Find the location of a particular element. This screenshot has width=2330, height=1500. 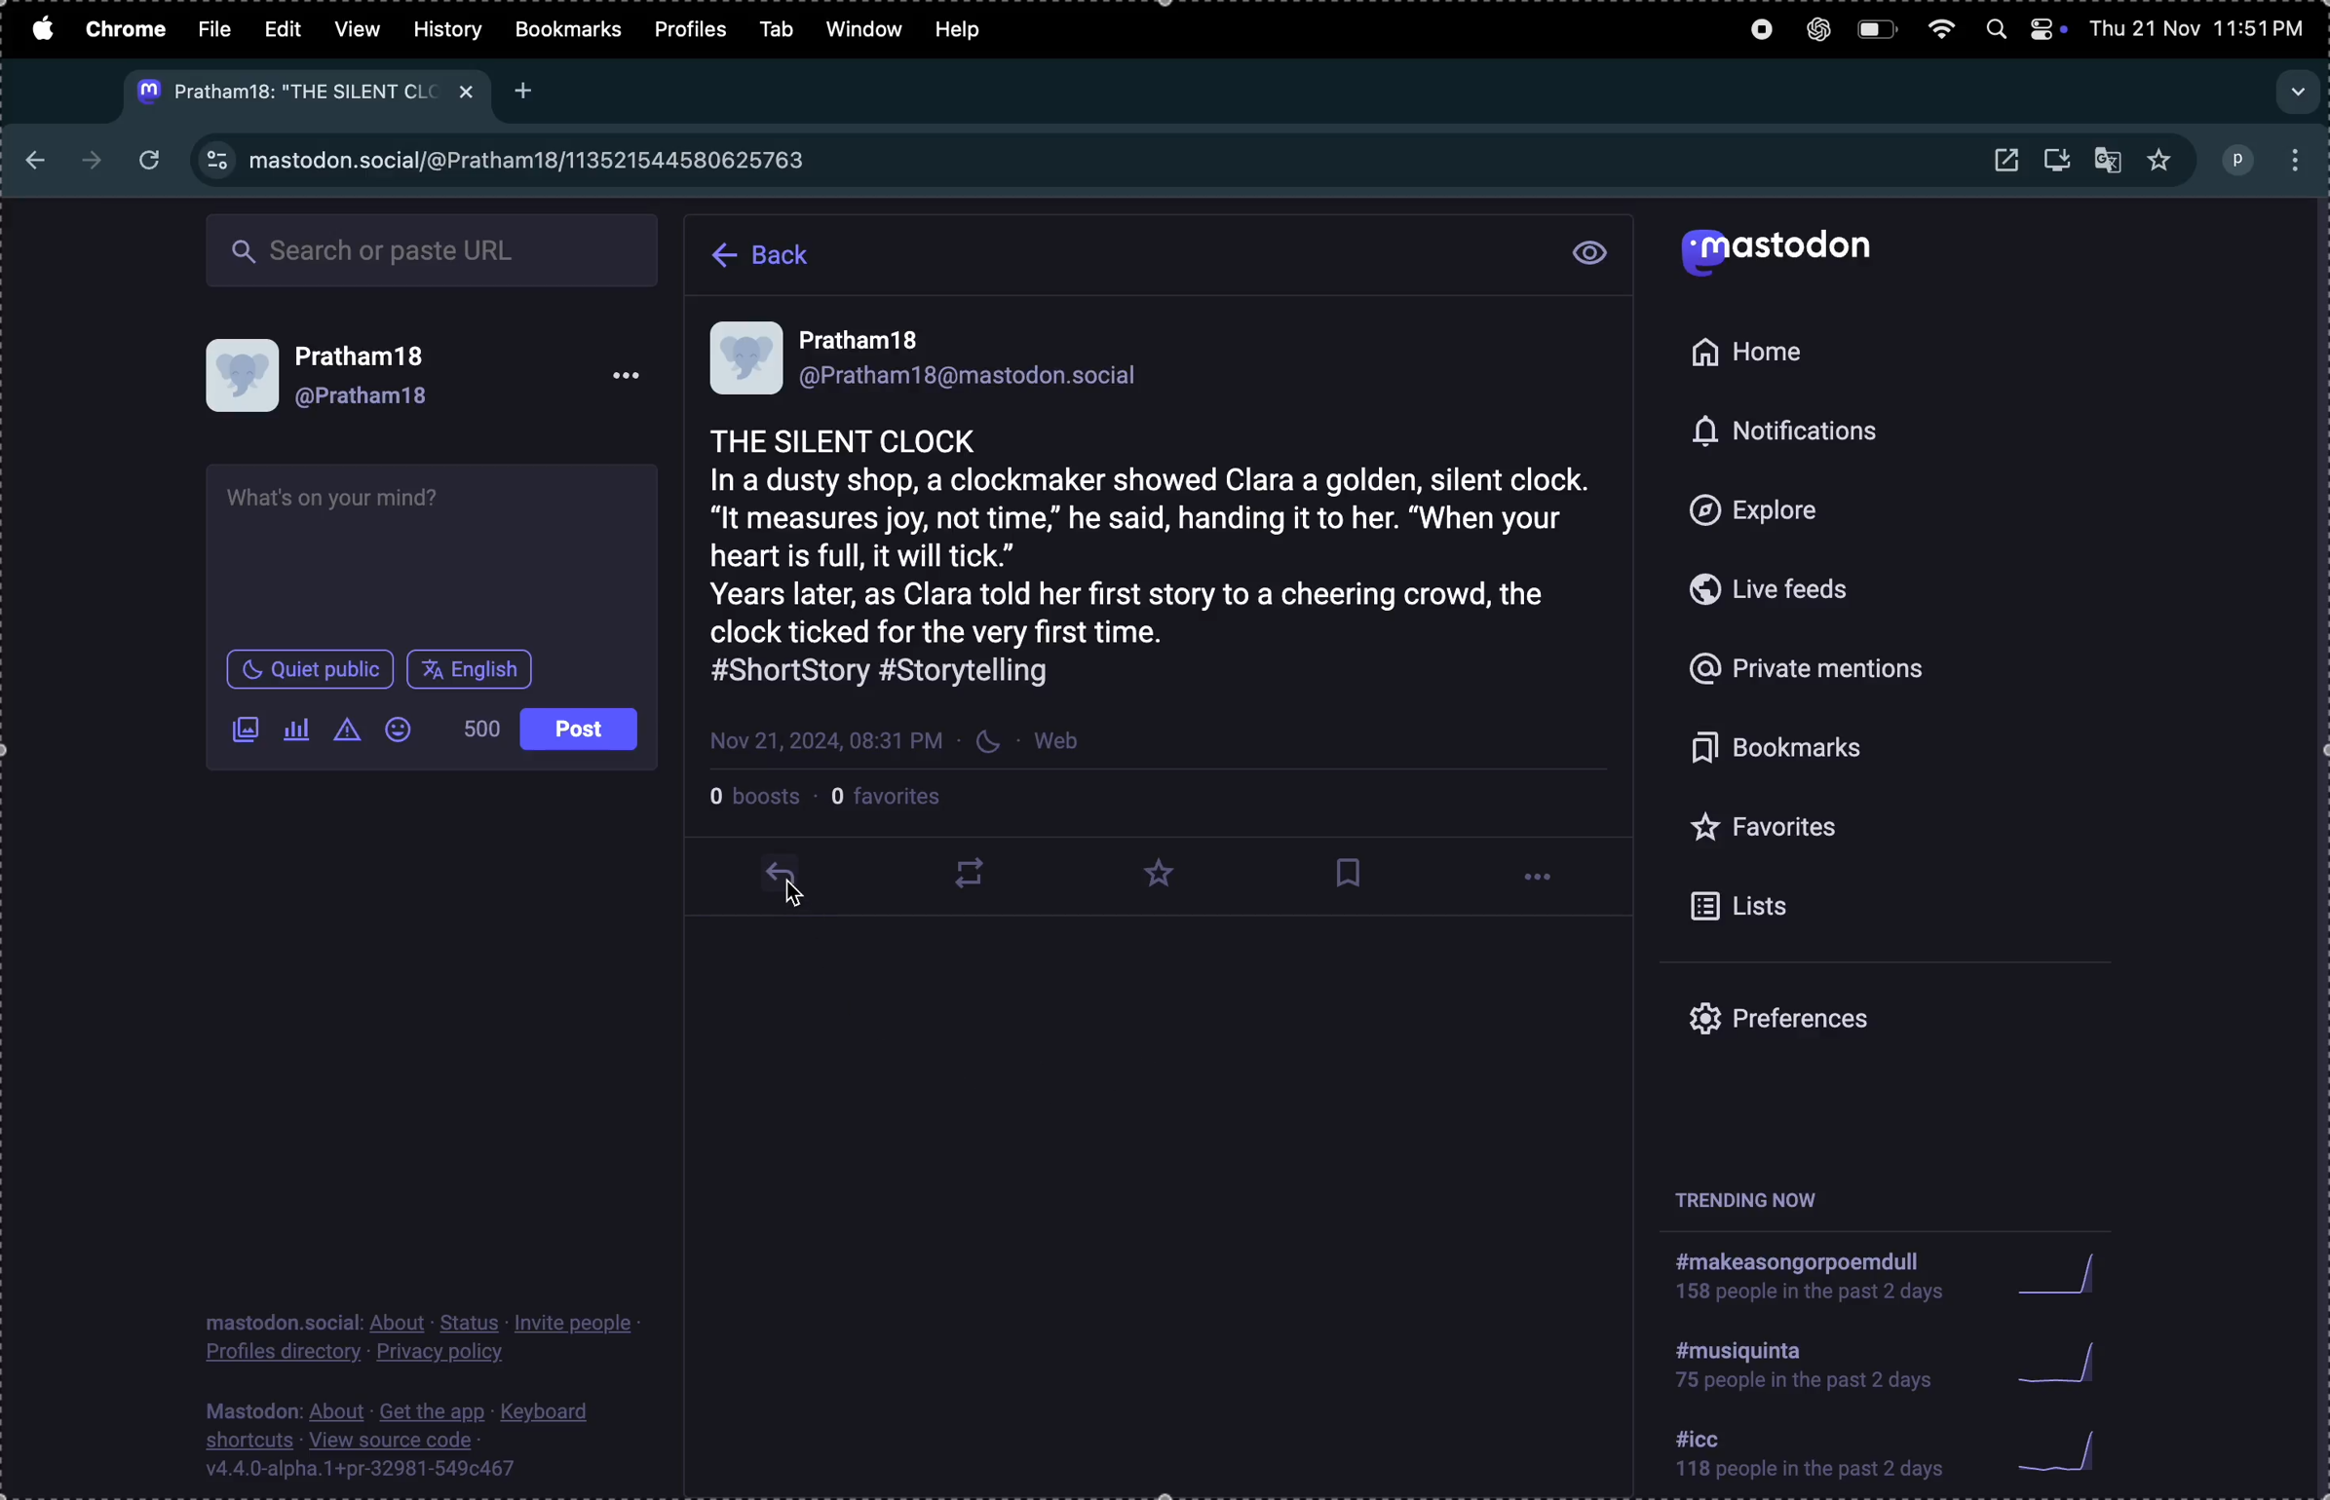

history is located at coordinates (447, 28).